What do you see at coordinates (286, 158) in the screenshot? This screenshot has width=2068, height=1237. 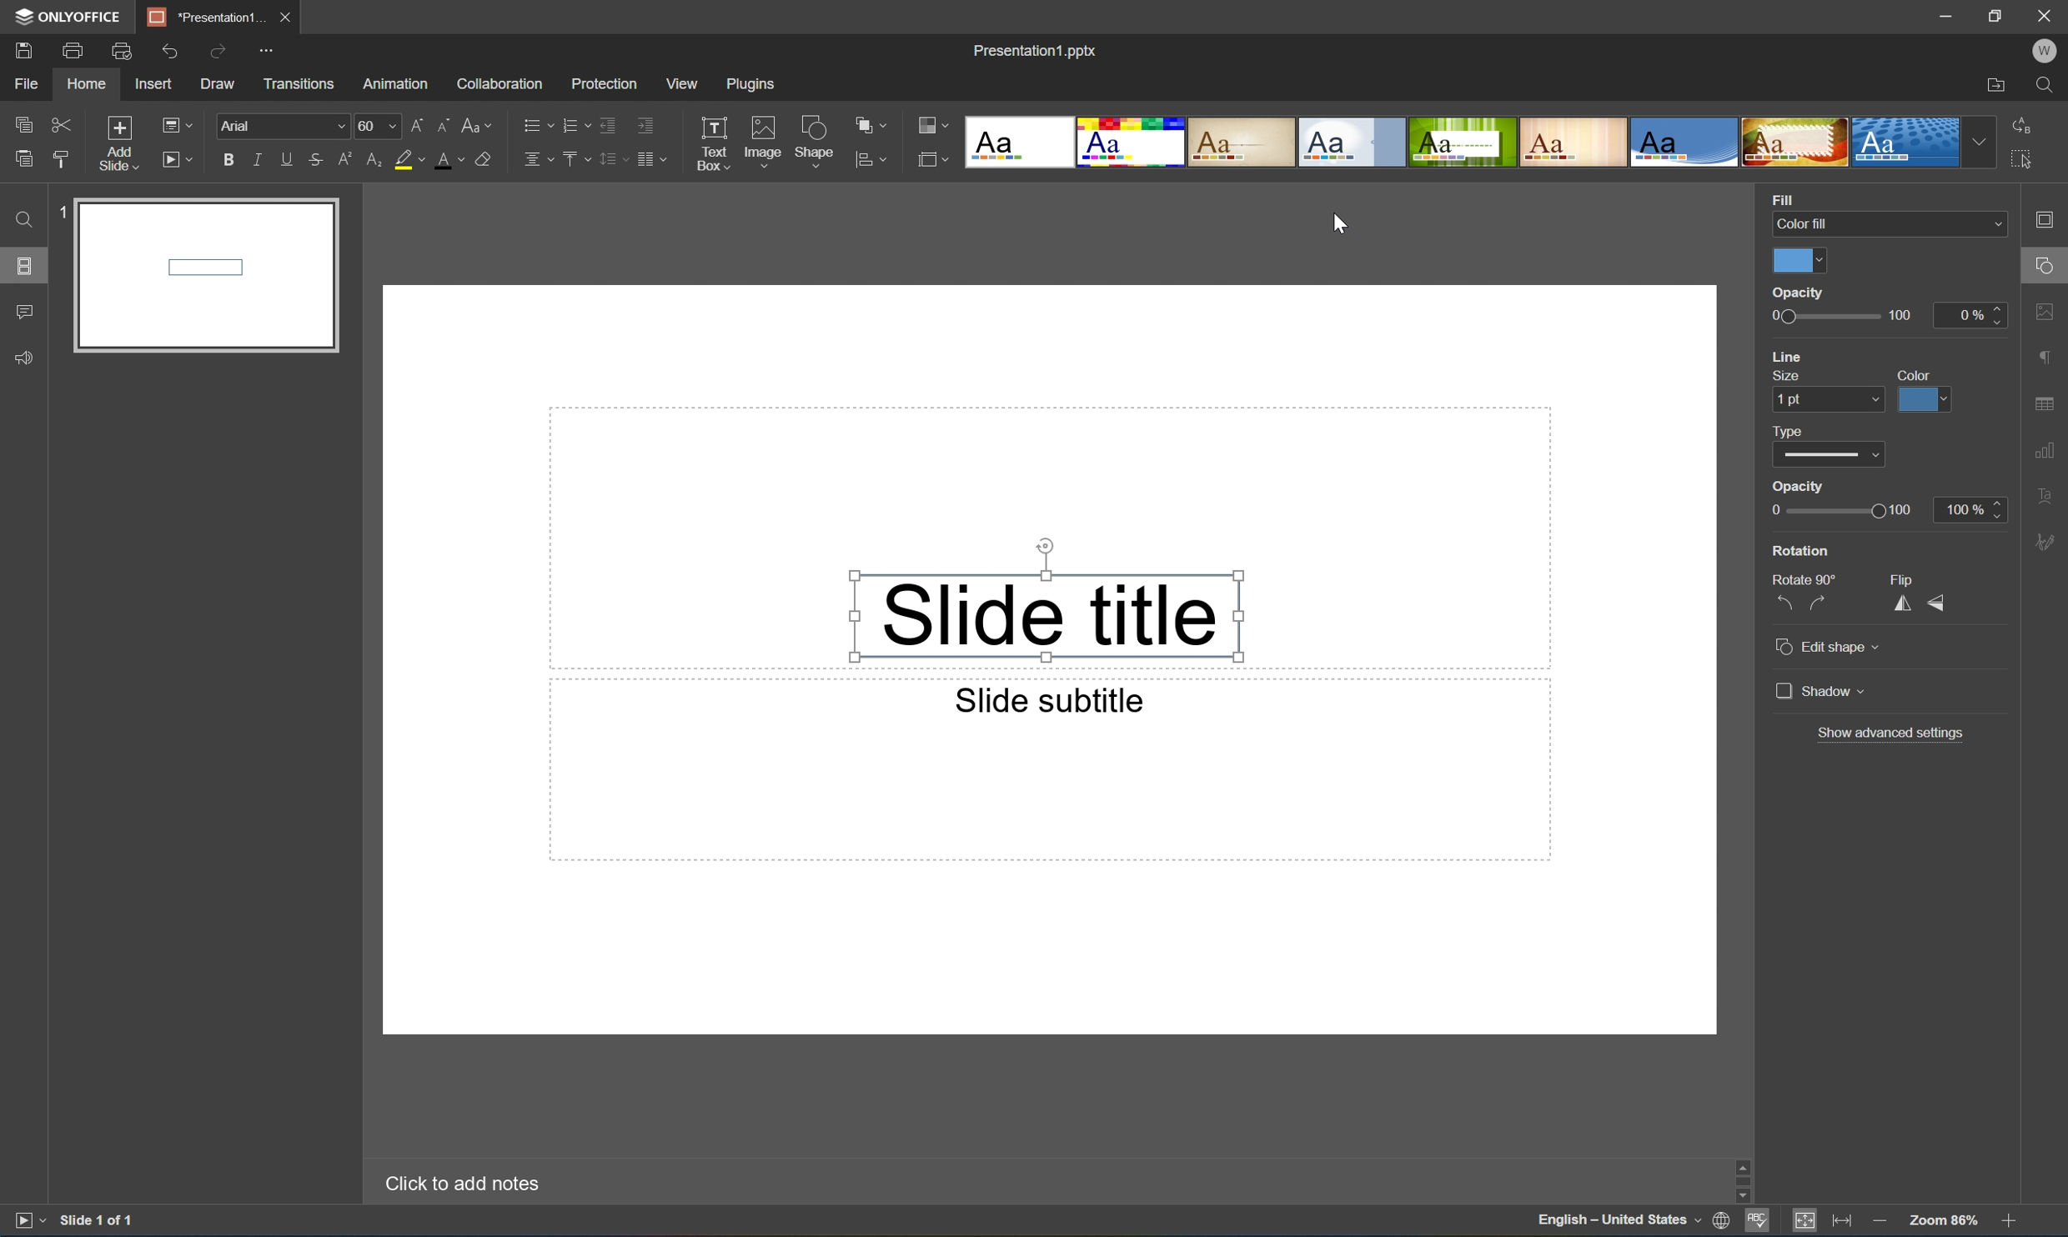 I see `Underline` at bounding box center [286, 158].